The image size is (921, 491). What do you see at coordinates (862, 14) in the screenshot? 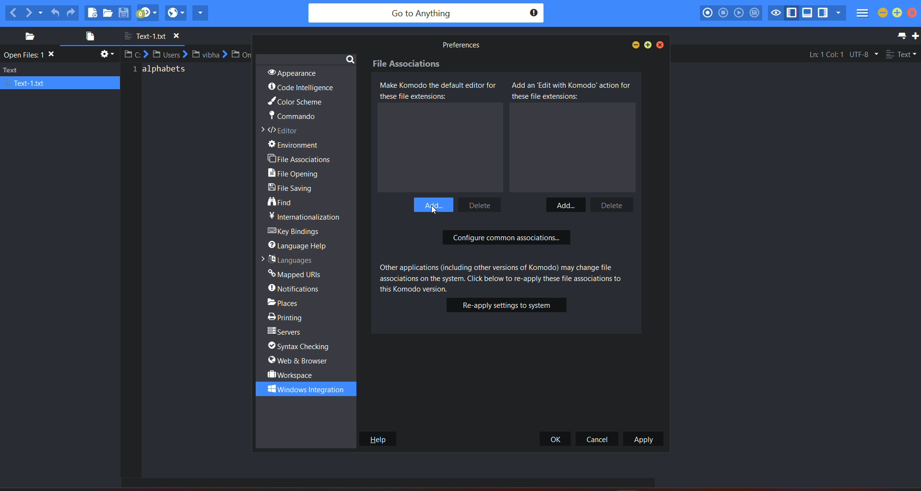
I see `menu` at bounding box center [862, 14].